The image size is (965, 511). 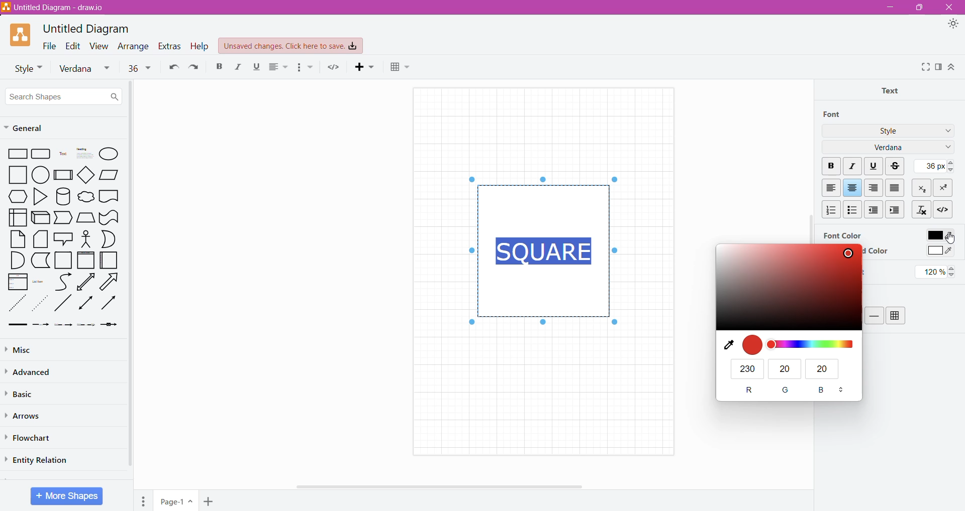 What do you see at coordinates (946, 132) in the screenshot?
I see `More Styles` at bounding box center [946, 132].